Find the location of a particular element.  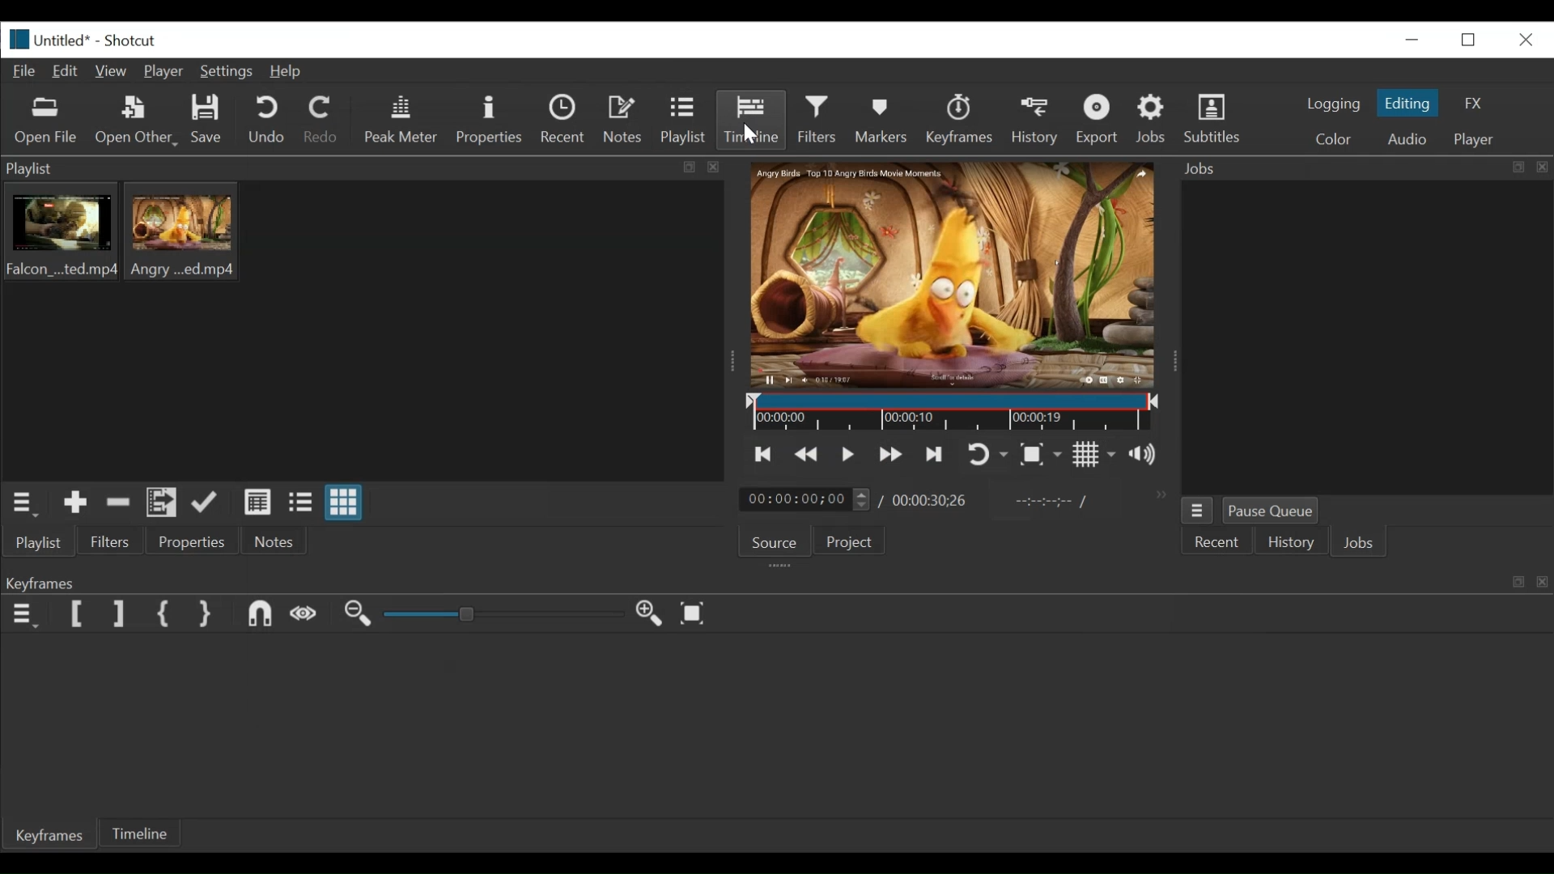

Editing is located at coordinates (1410, 103).